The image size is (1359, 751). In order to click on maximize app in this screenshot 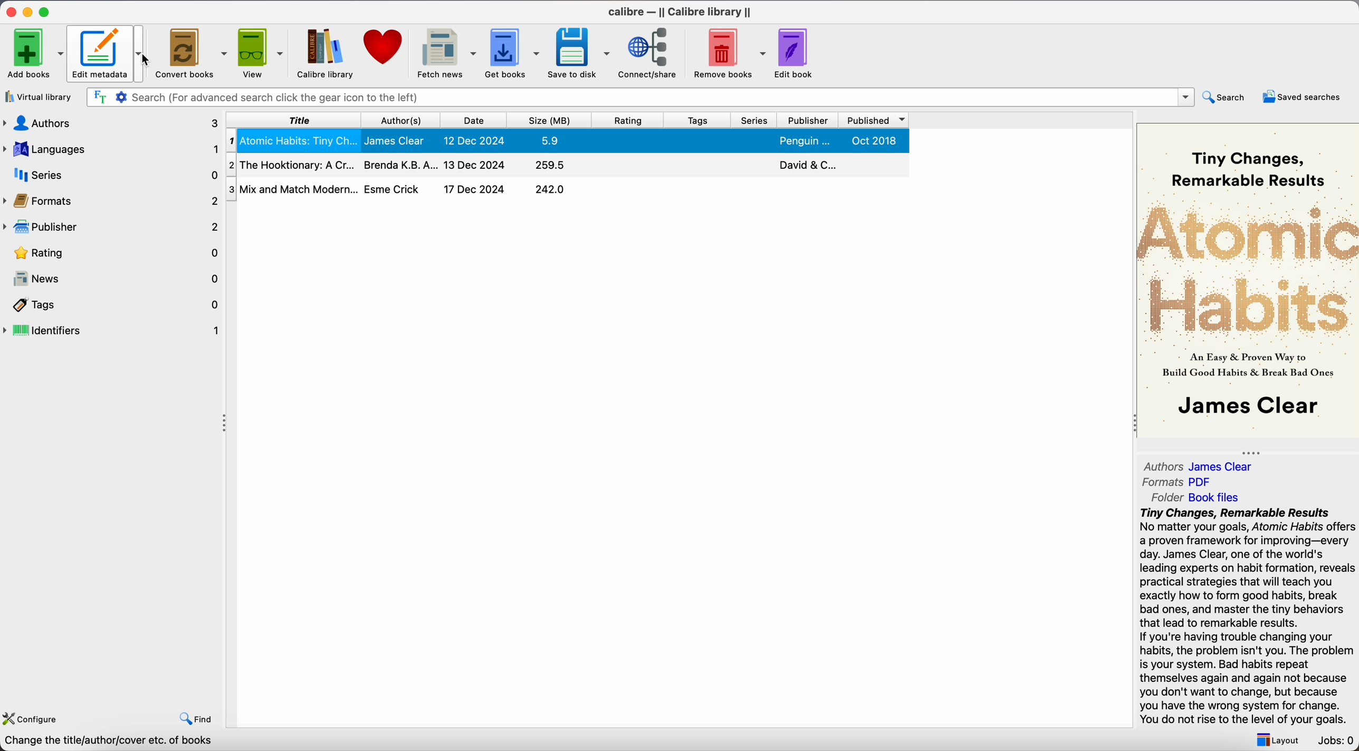, I will do `click(46, 12)`.